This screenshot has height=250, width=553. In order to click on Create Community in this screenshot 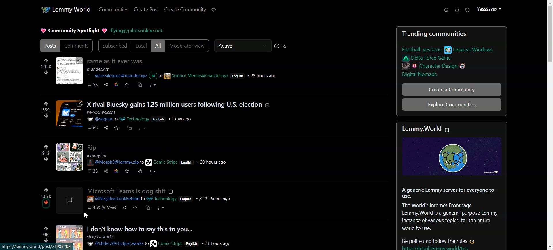, I will do `click(185, 10)`.